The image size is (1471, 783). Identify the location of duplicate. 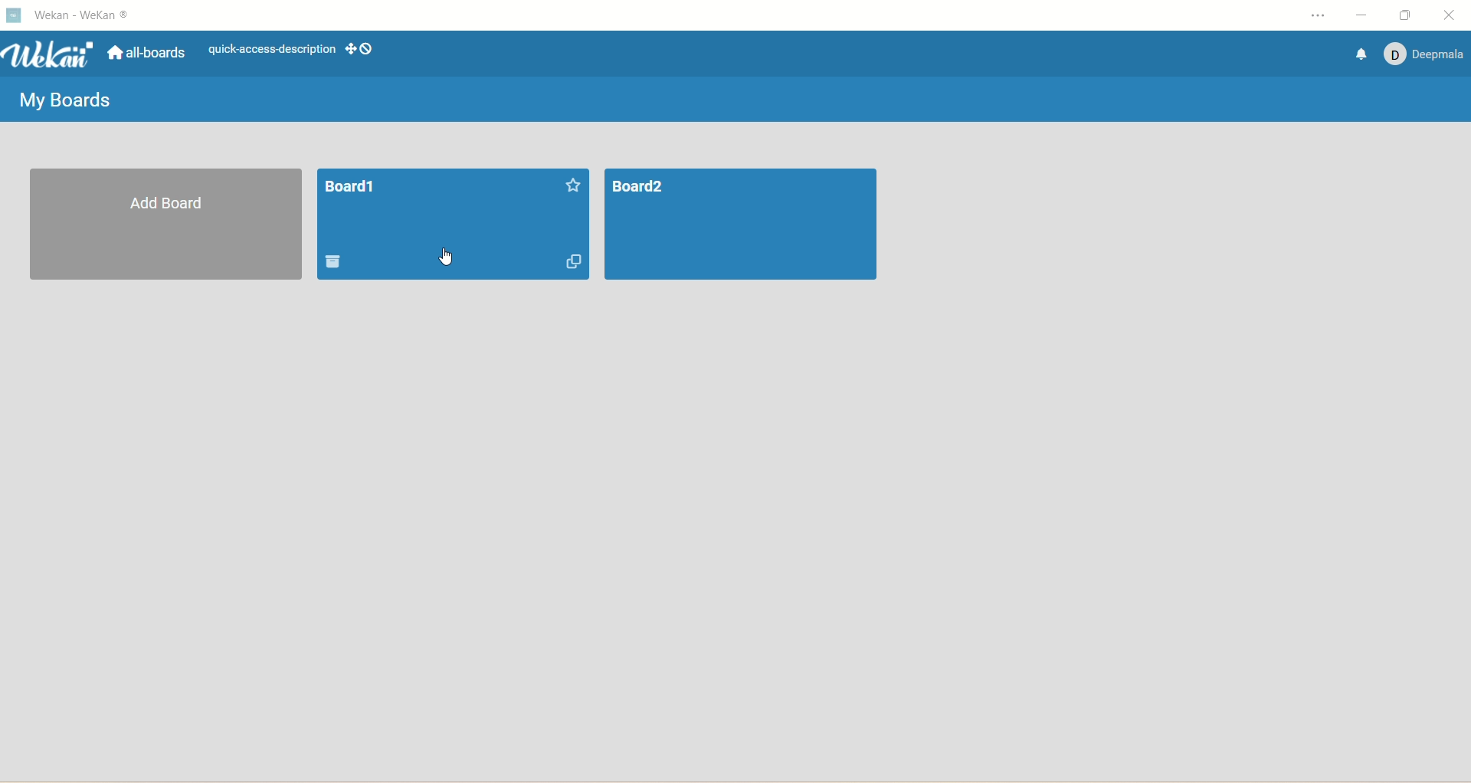
(572, 261).